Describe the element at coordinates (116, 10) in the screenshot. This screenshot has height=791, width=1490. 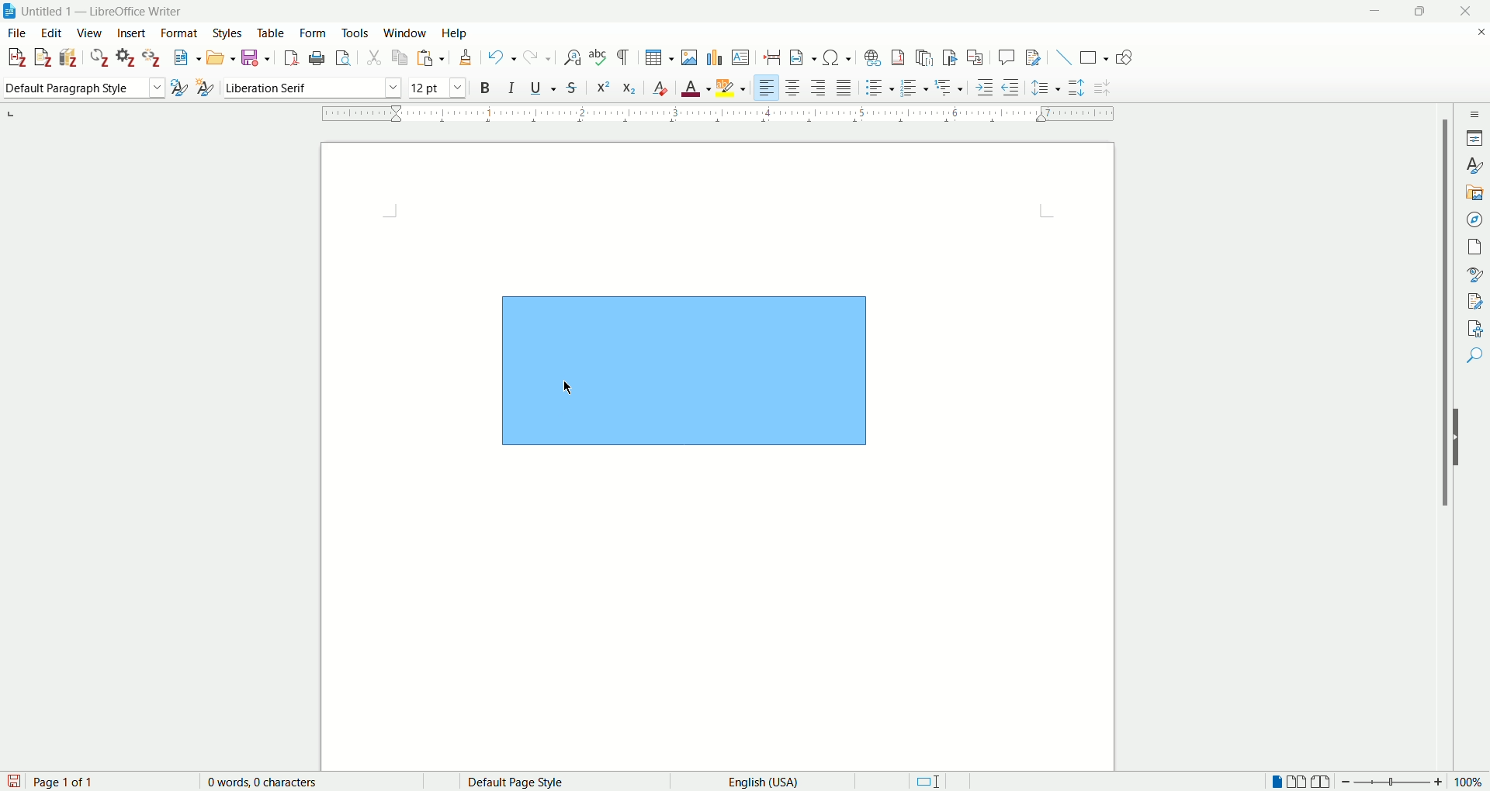
I see `Untitled 1 - LibreOffice Writer` at that location.